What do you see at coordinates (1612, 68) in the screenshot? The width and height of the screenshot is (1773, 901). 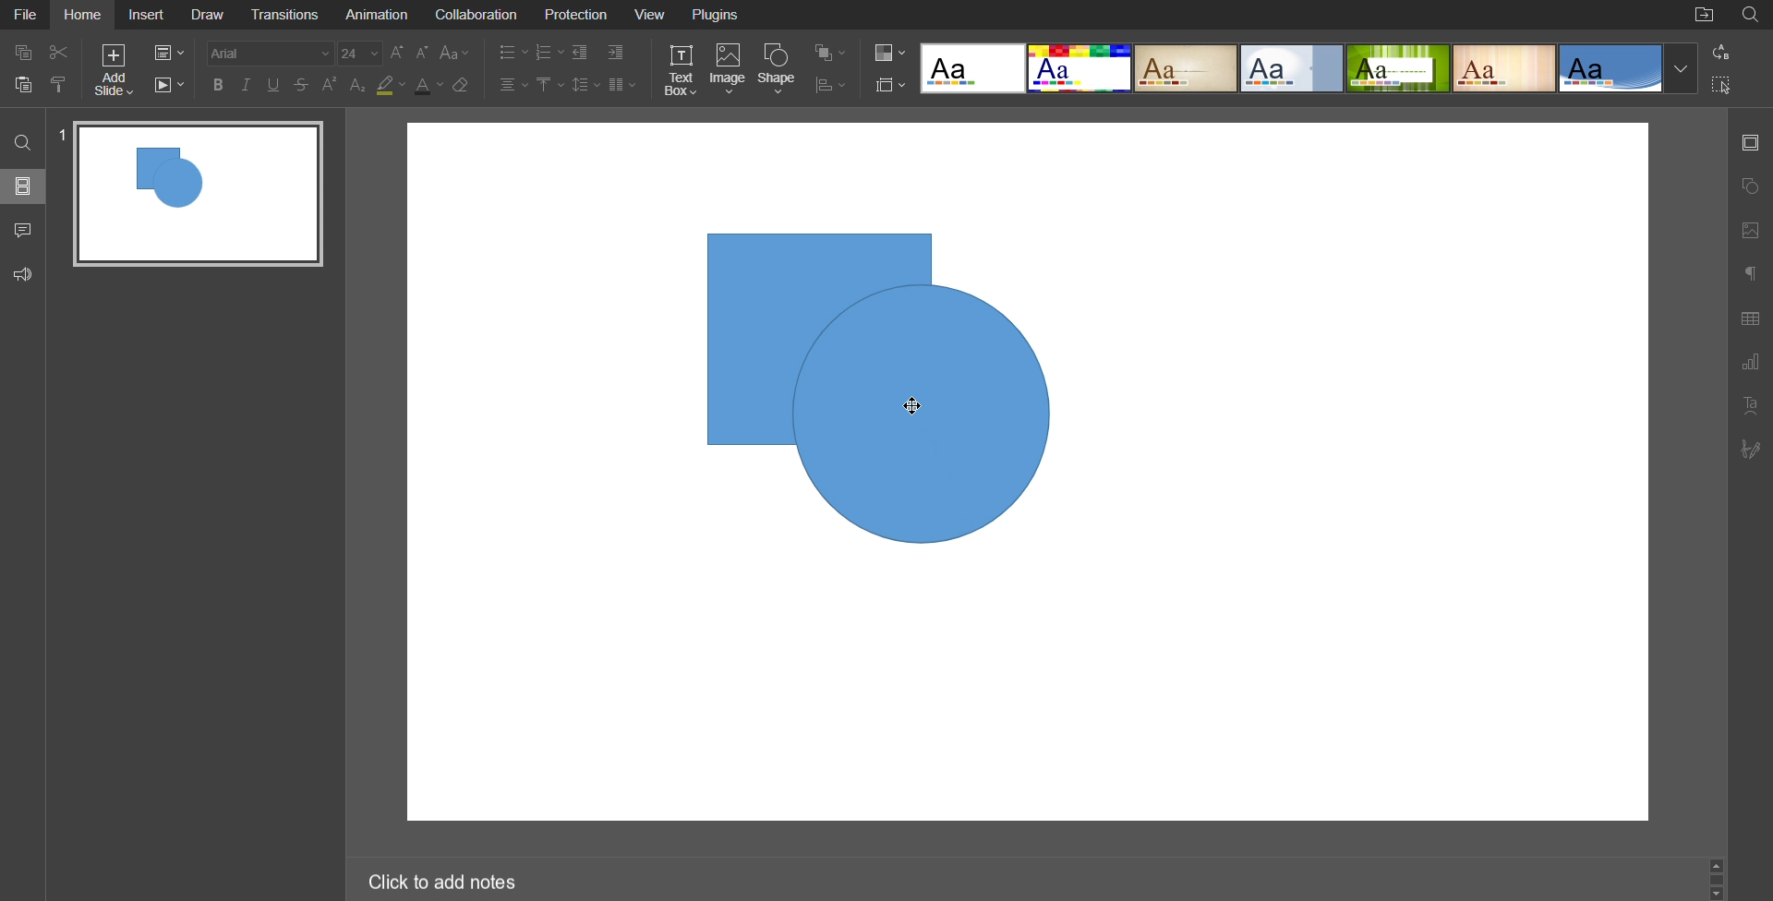 I see `Office` at bounding box center [1612, 68].